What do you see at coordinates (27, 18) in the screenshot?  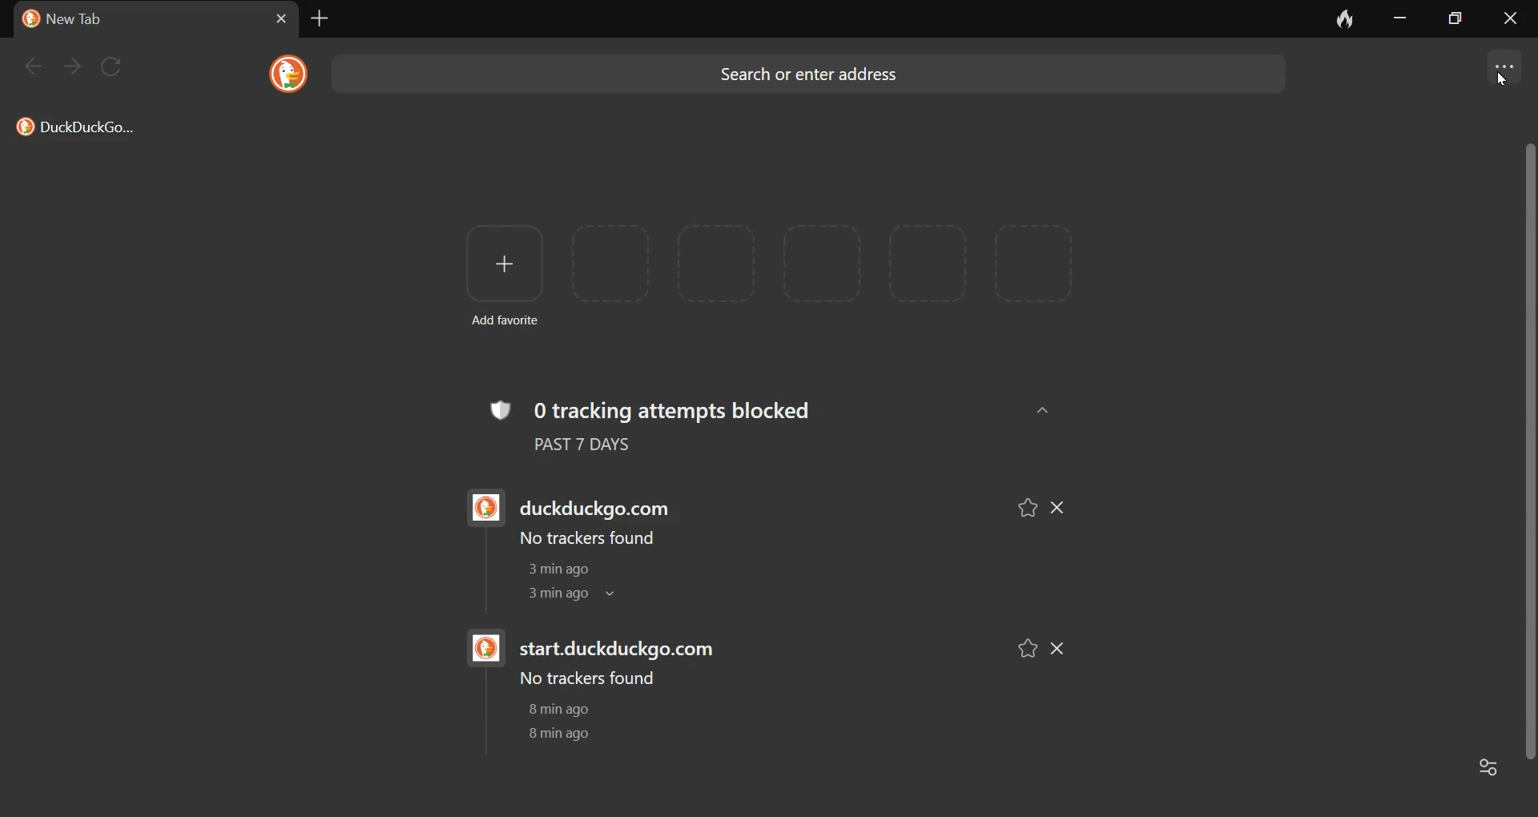 I see `duckduck go` at bounding box center [27, 18].